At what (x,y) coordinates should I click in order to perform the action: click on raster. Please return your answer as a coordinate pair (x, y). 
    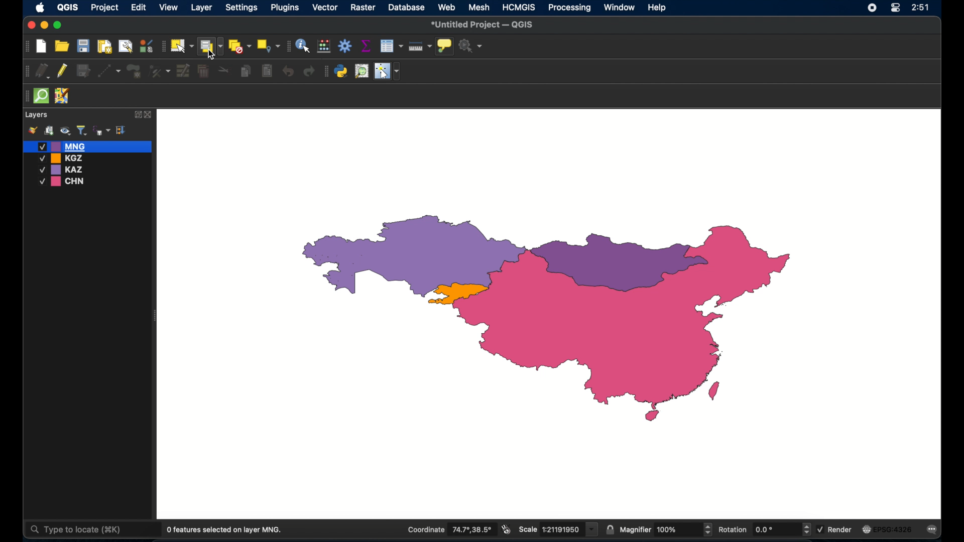
    Looking at the image, I should click on (365, 8).